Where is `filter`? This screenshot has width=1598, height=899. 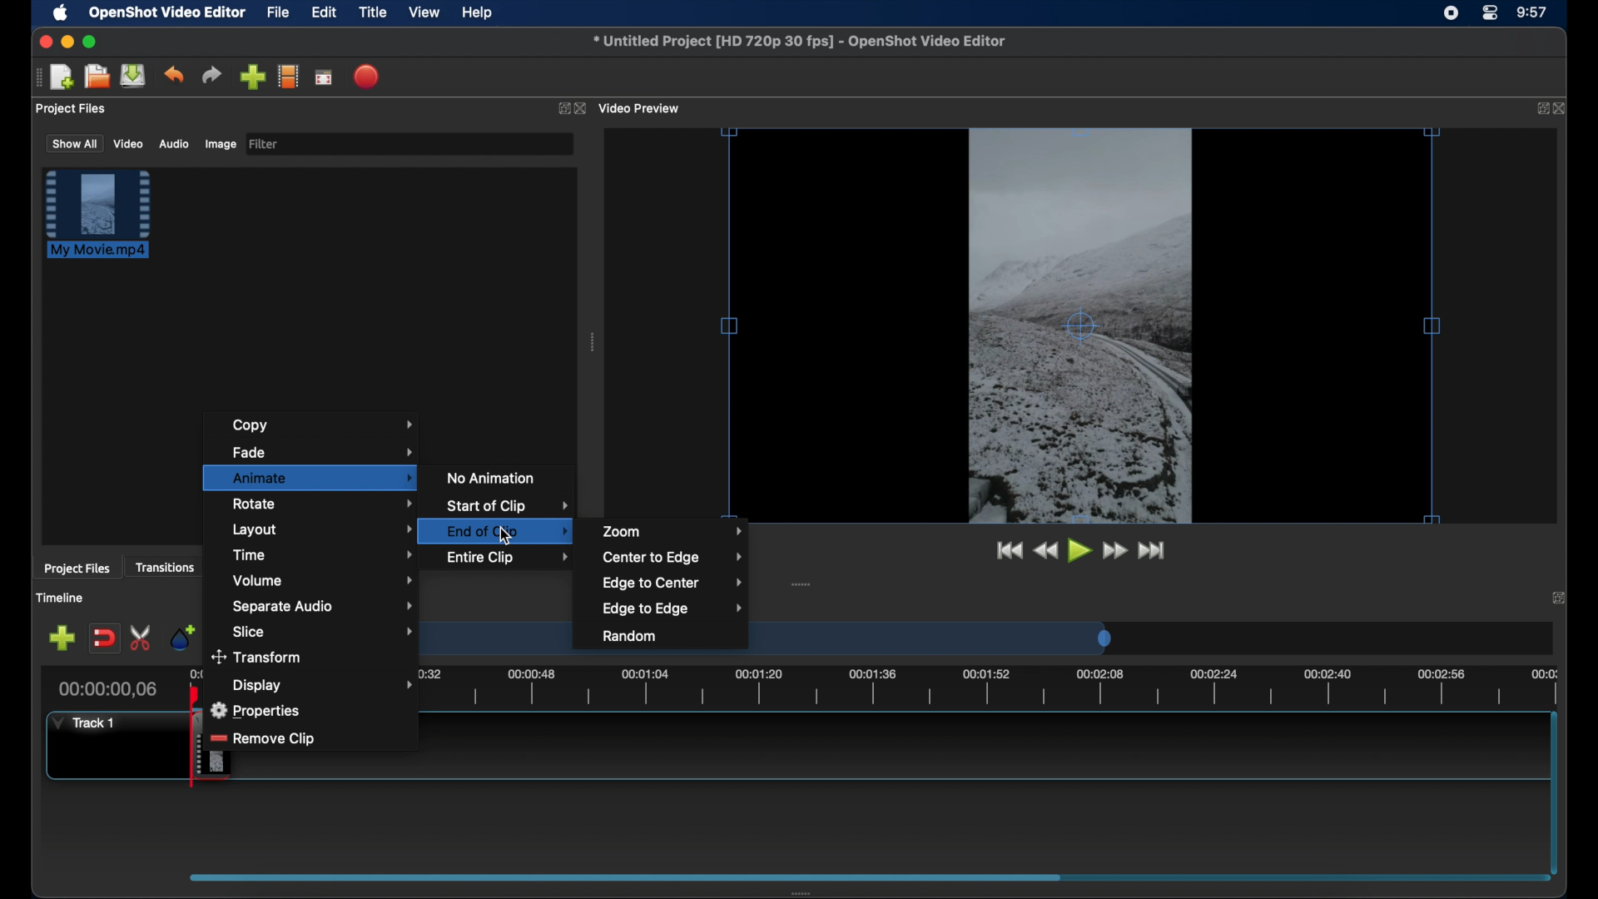 filter is located at coordinates (265, 144).